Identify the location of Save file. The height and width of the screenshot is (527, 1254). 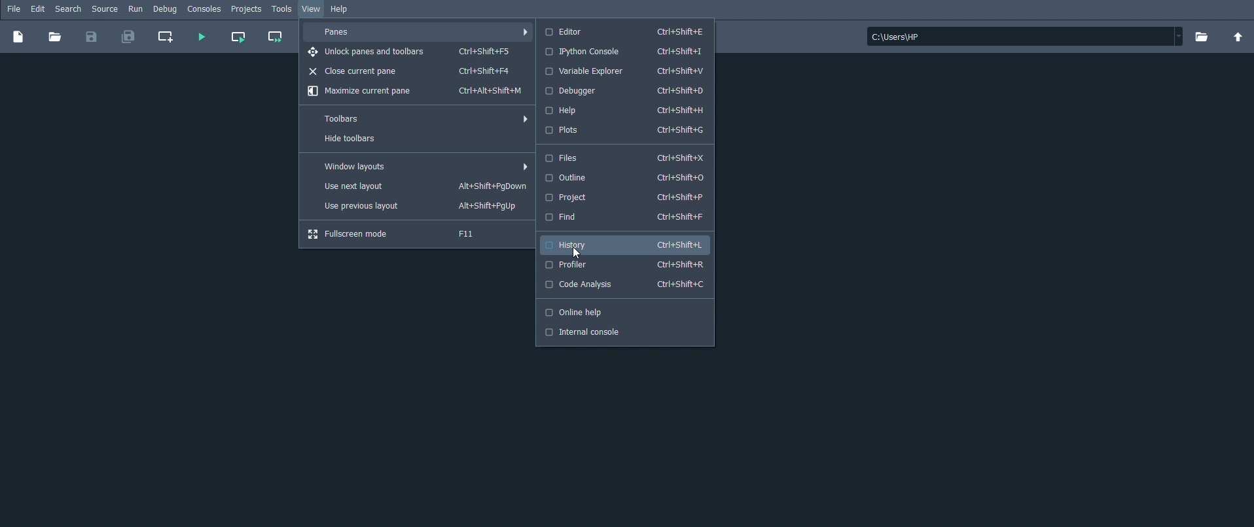
(90, 38).